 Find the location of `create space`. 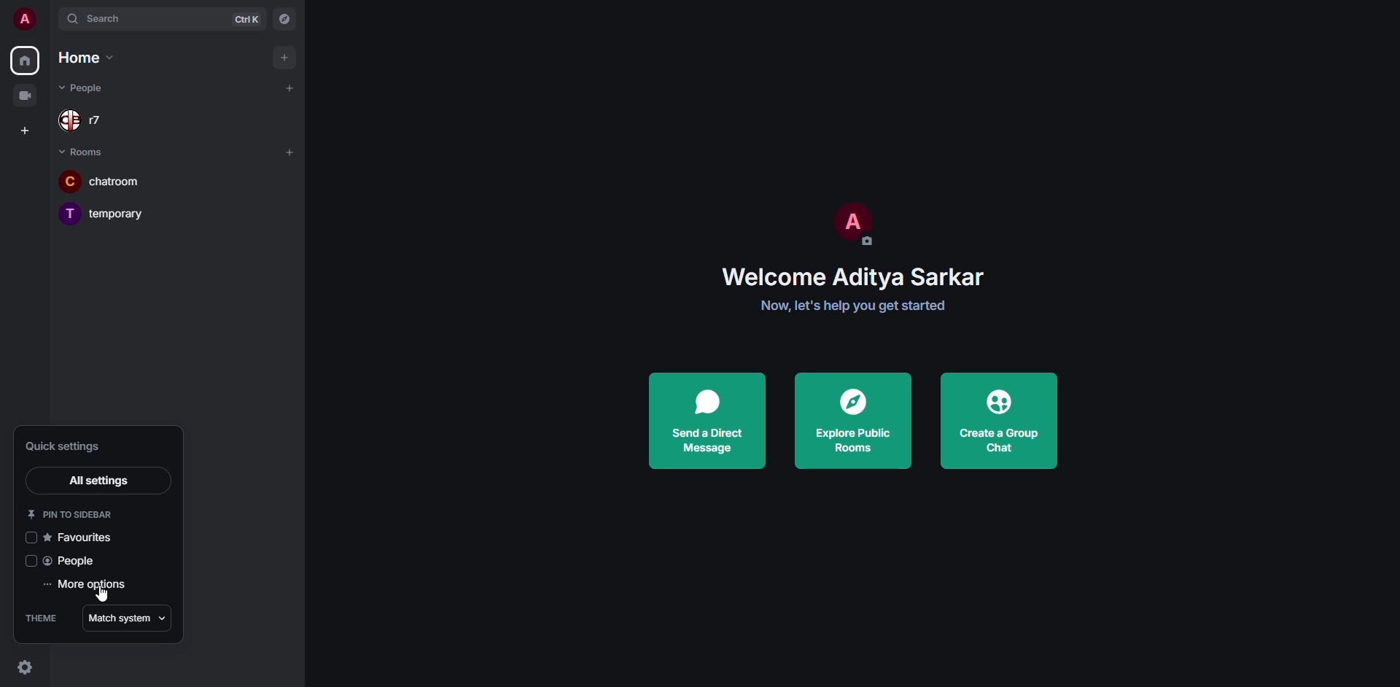

create space is located at coordinates (28, 130).